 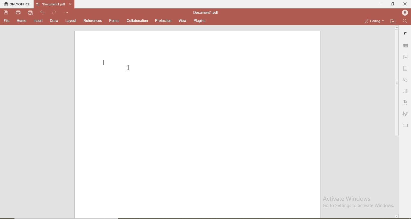 What do you see at coordinates (406, 22) in the screenshot?
I see `search` at bounding box center [406, 22].